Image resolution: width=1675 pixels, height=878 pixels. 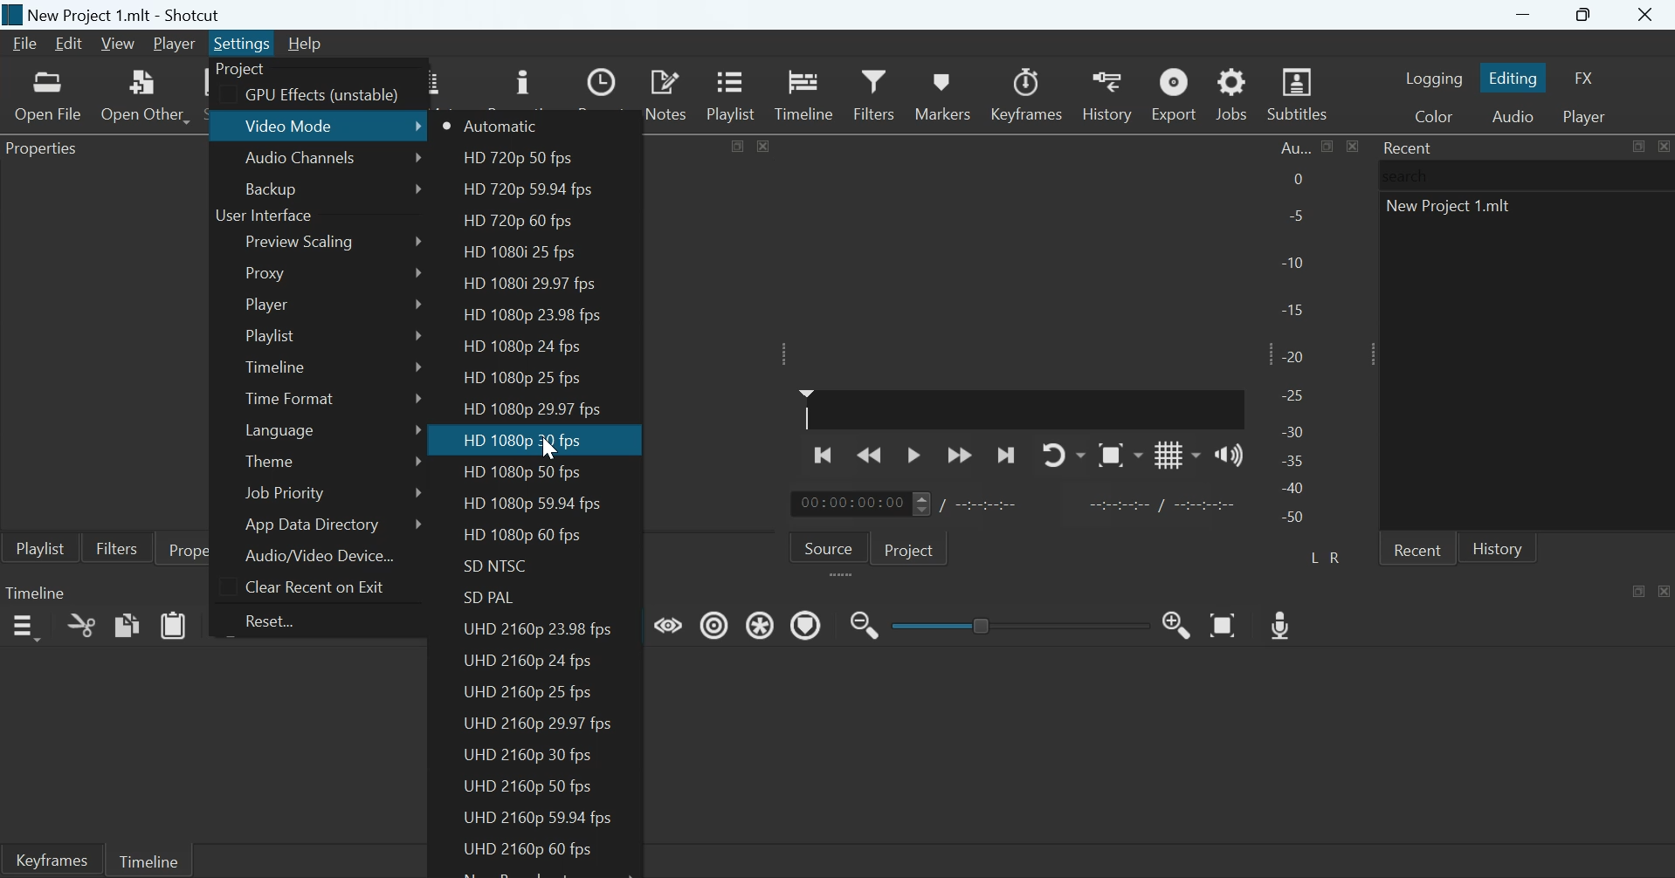 What do you see at coordinates (739, 144) in the screenshot?
I see `Maximize` at bounding box center [739, 144].